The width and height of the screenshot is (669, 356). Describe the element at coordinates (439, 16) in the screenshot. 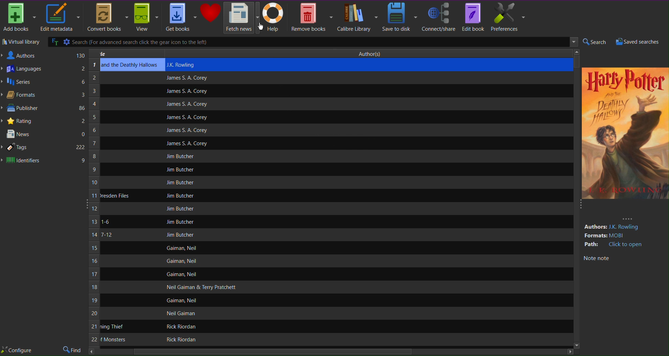

I see `Connect/Share` at that location.